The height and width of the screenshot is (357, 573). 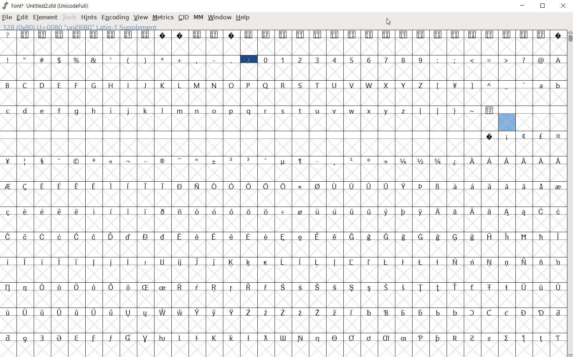 I want to click on glyph, so click(x=455, y=60).